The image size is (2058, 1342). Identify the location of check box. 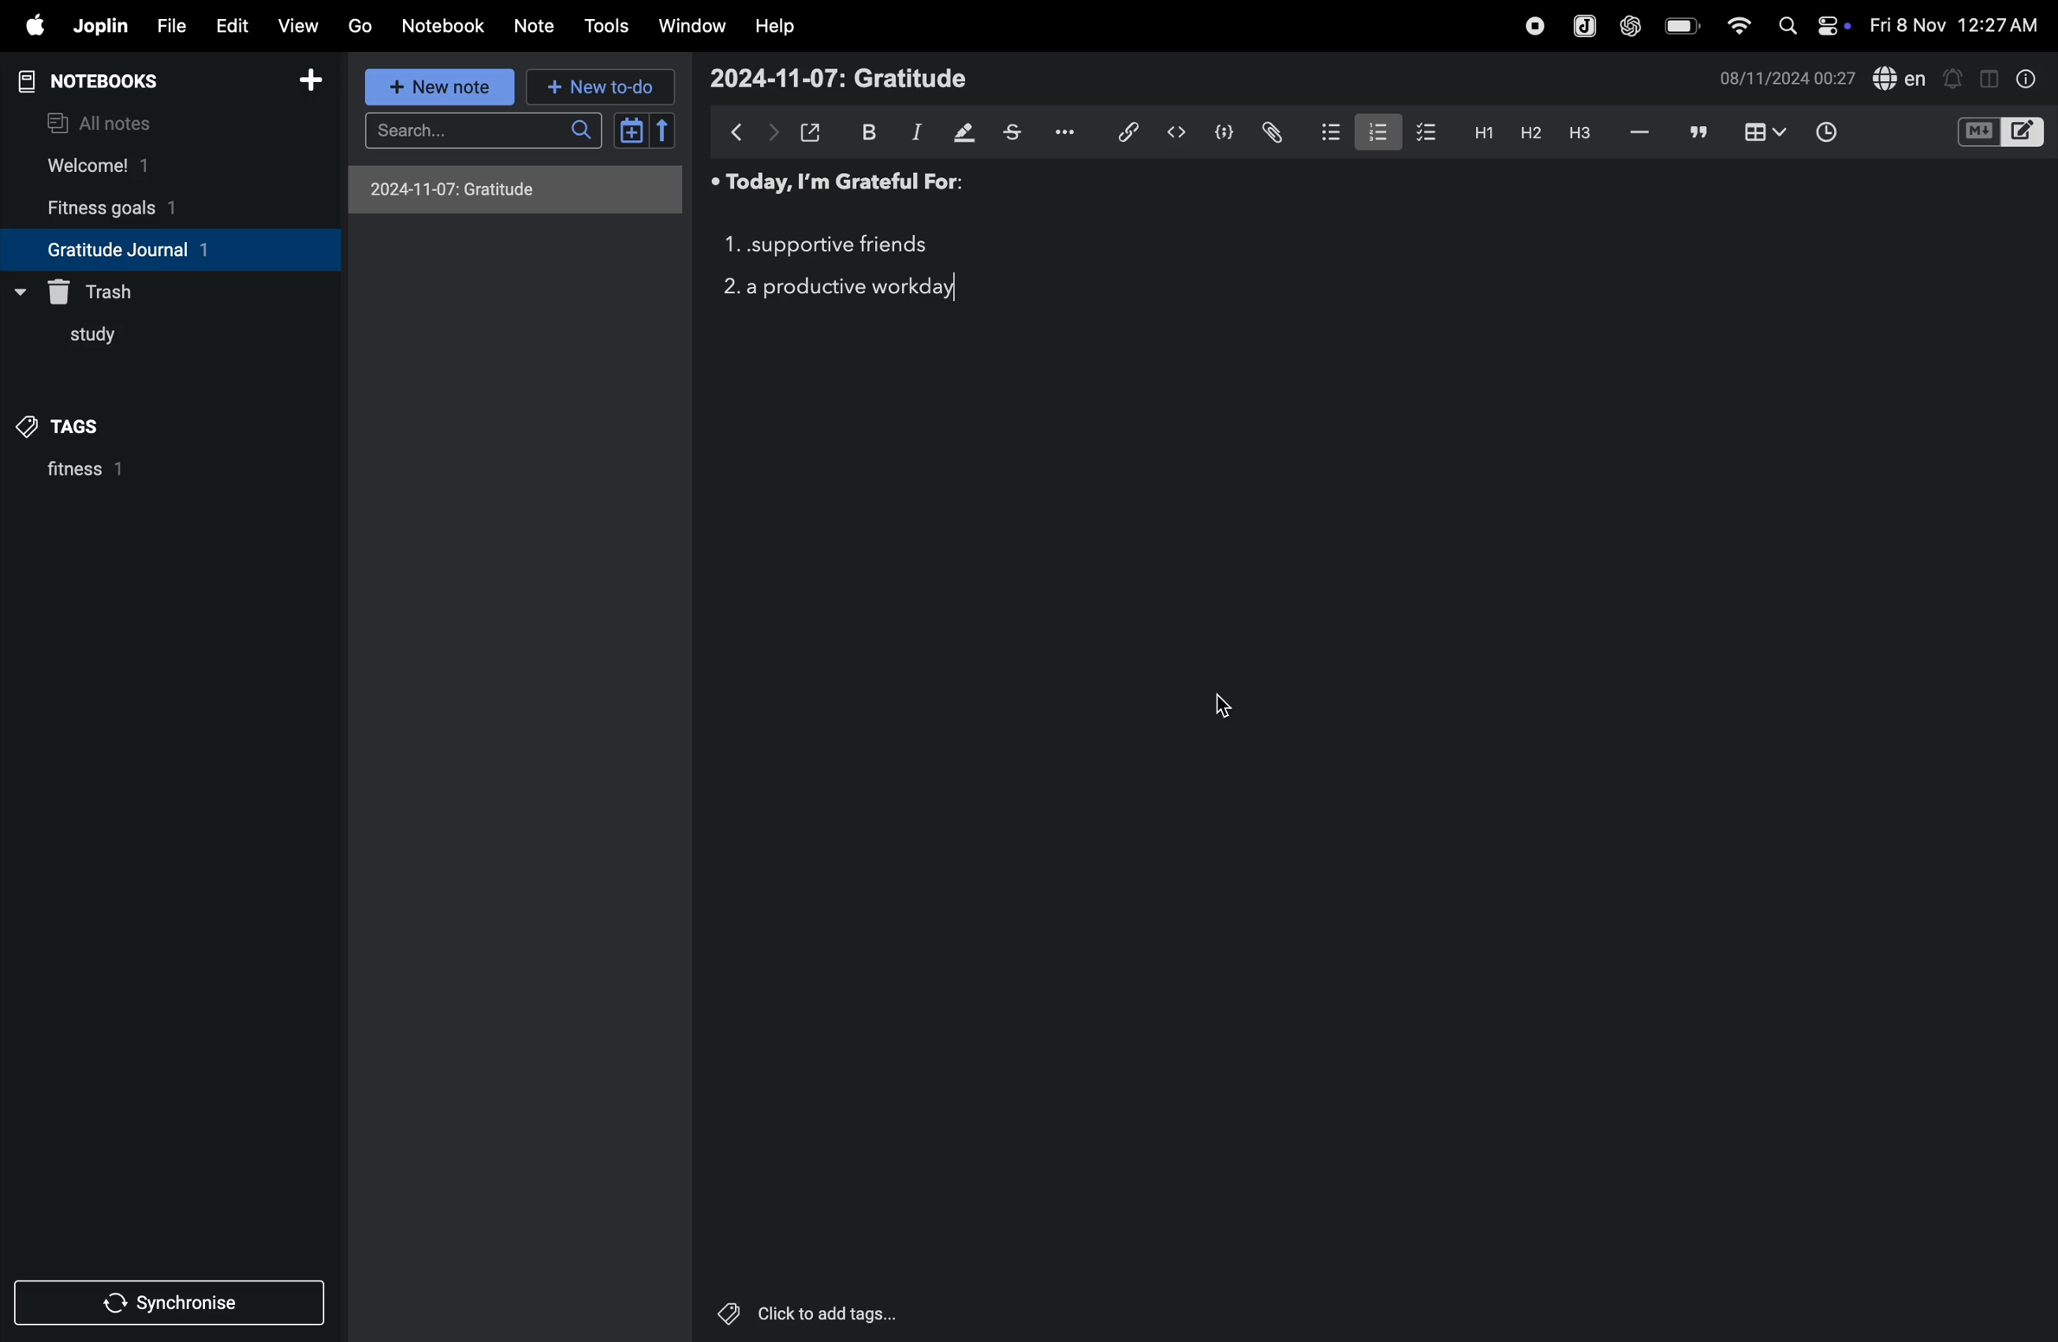
(1422, 132).